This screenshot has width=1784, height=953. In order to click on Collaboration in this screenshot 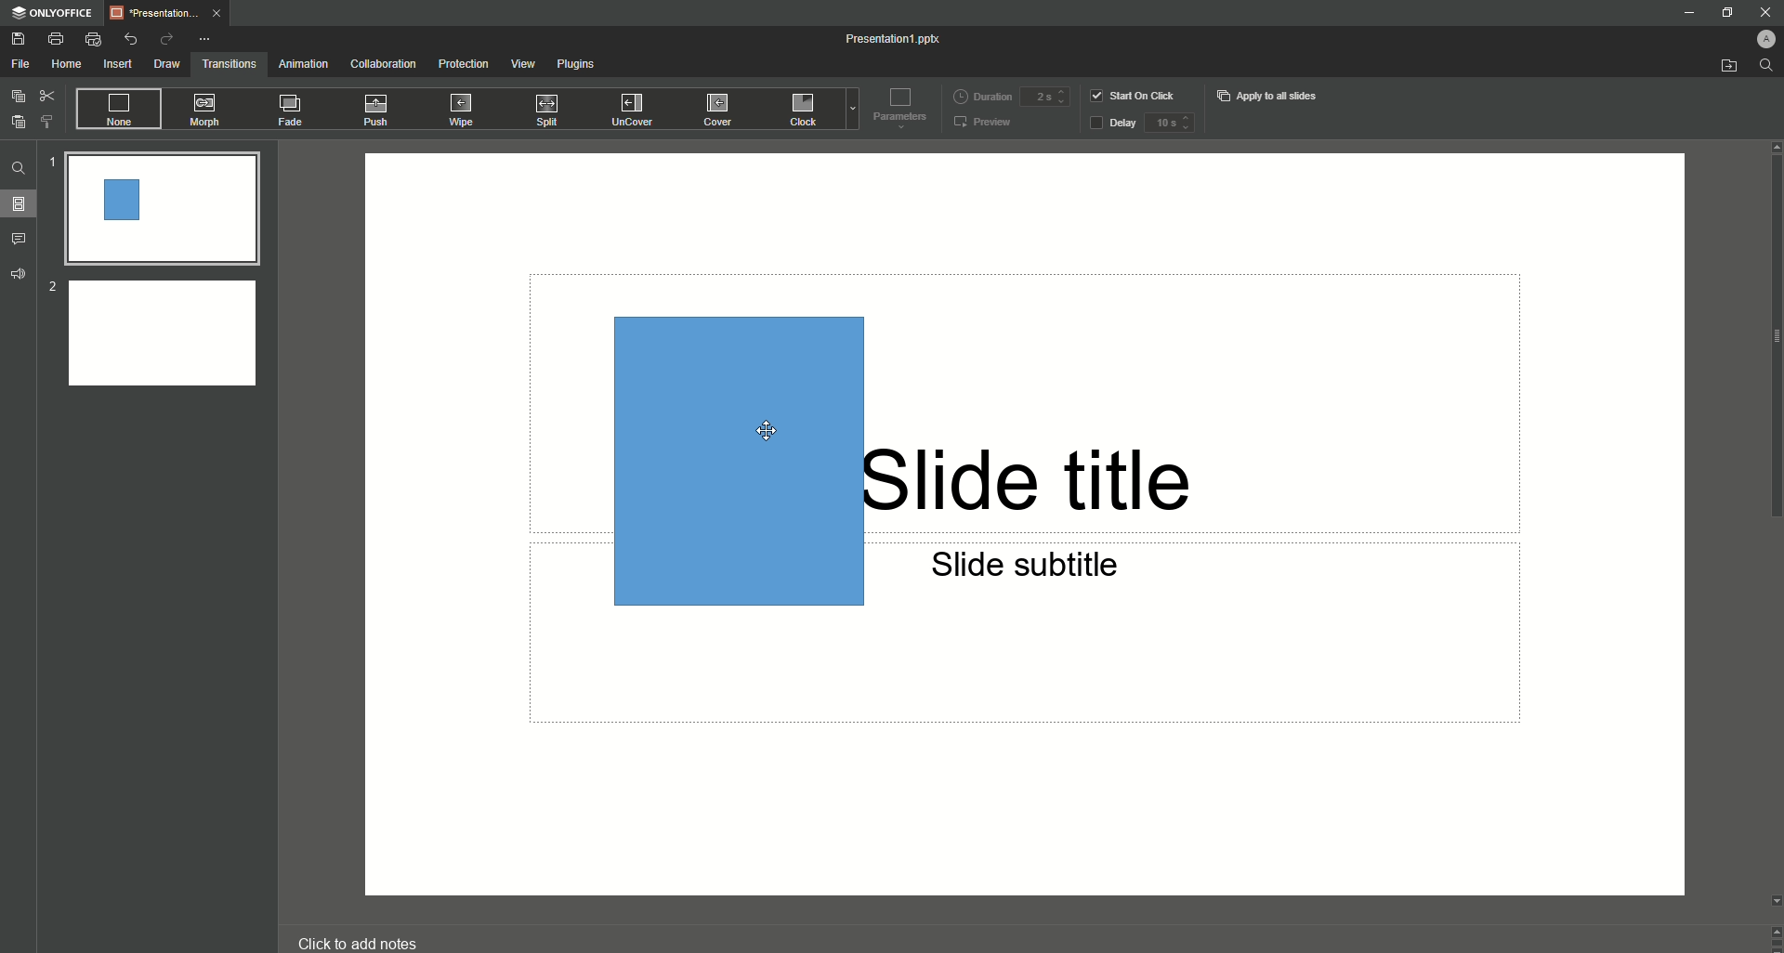, I will do `click(383, 61)`.